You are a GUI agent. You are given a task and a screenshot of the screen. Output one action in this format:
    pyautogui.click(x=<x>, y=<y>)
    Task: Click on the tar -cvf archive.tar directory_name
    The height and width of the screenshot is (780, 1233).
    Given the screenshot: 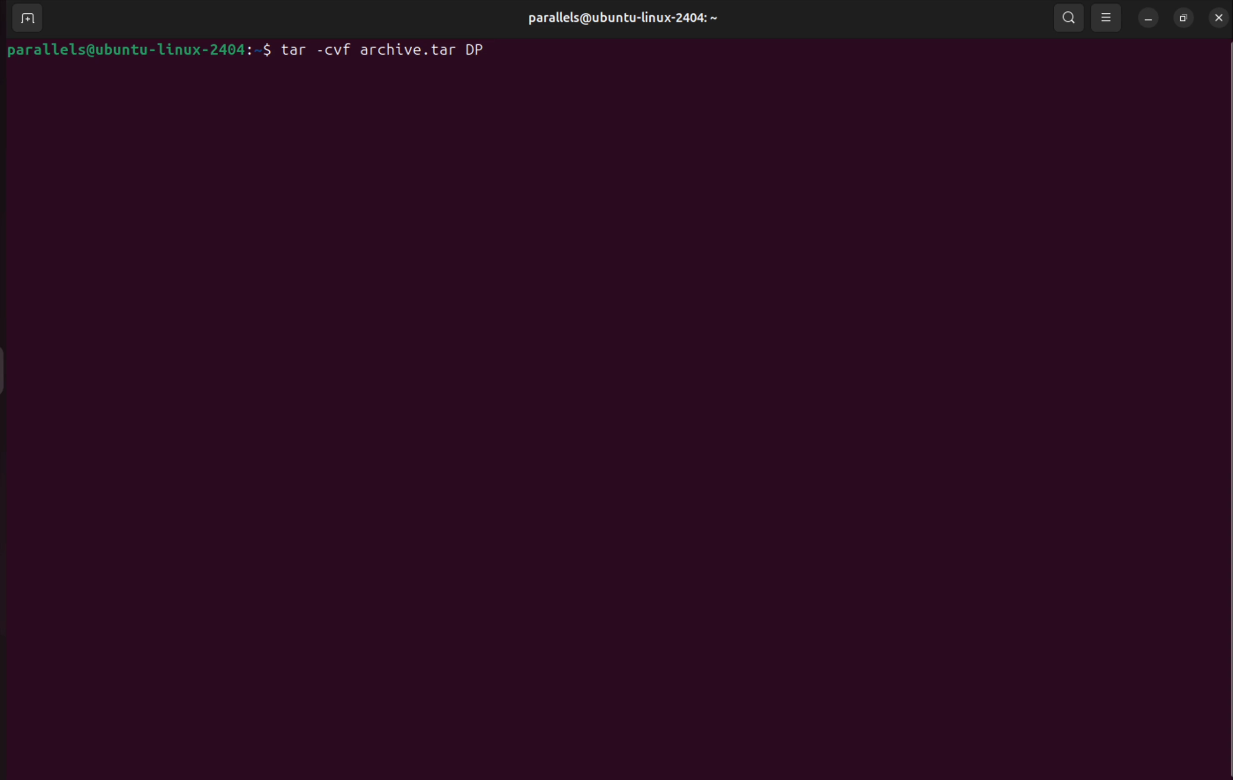 What is the action you would take?
    pyautogui.click(x=387, y=53)
    